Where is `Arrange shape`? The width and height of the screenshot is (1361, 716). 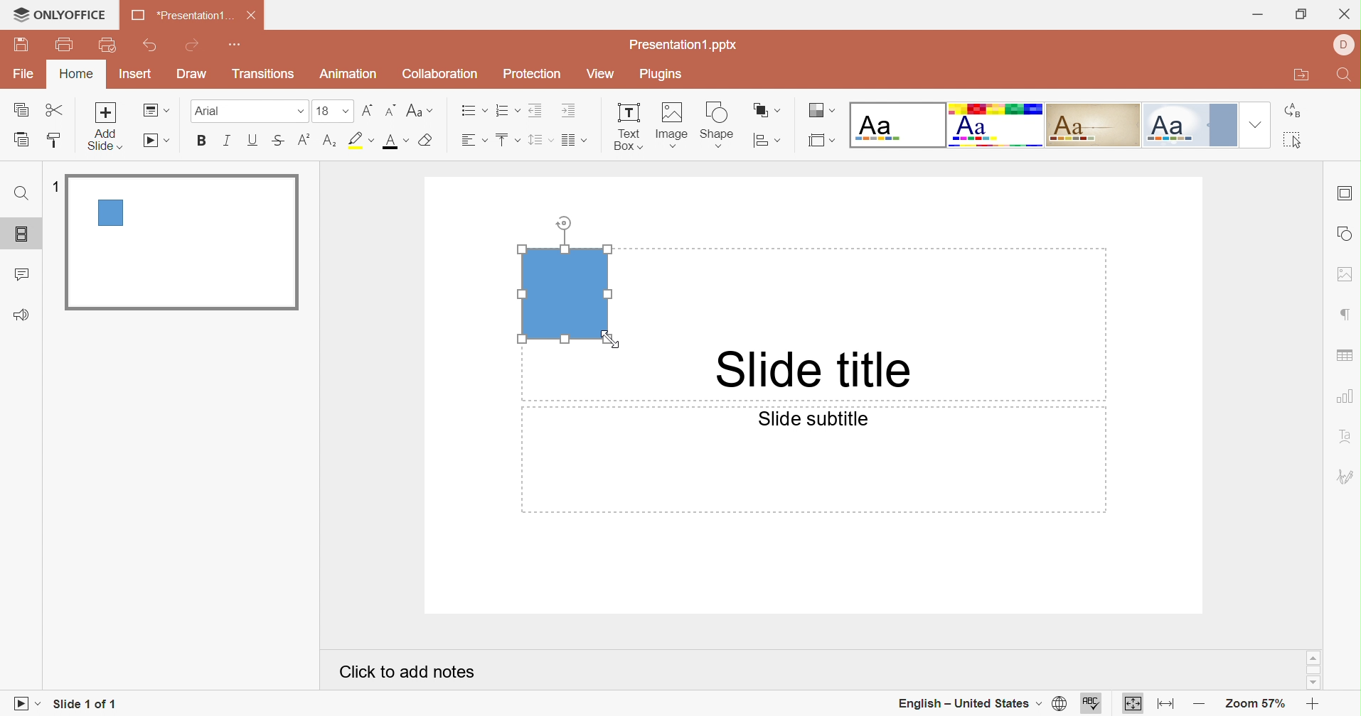
Arrange shape is located at coordinates (765, 111).